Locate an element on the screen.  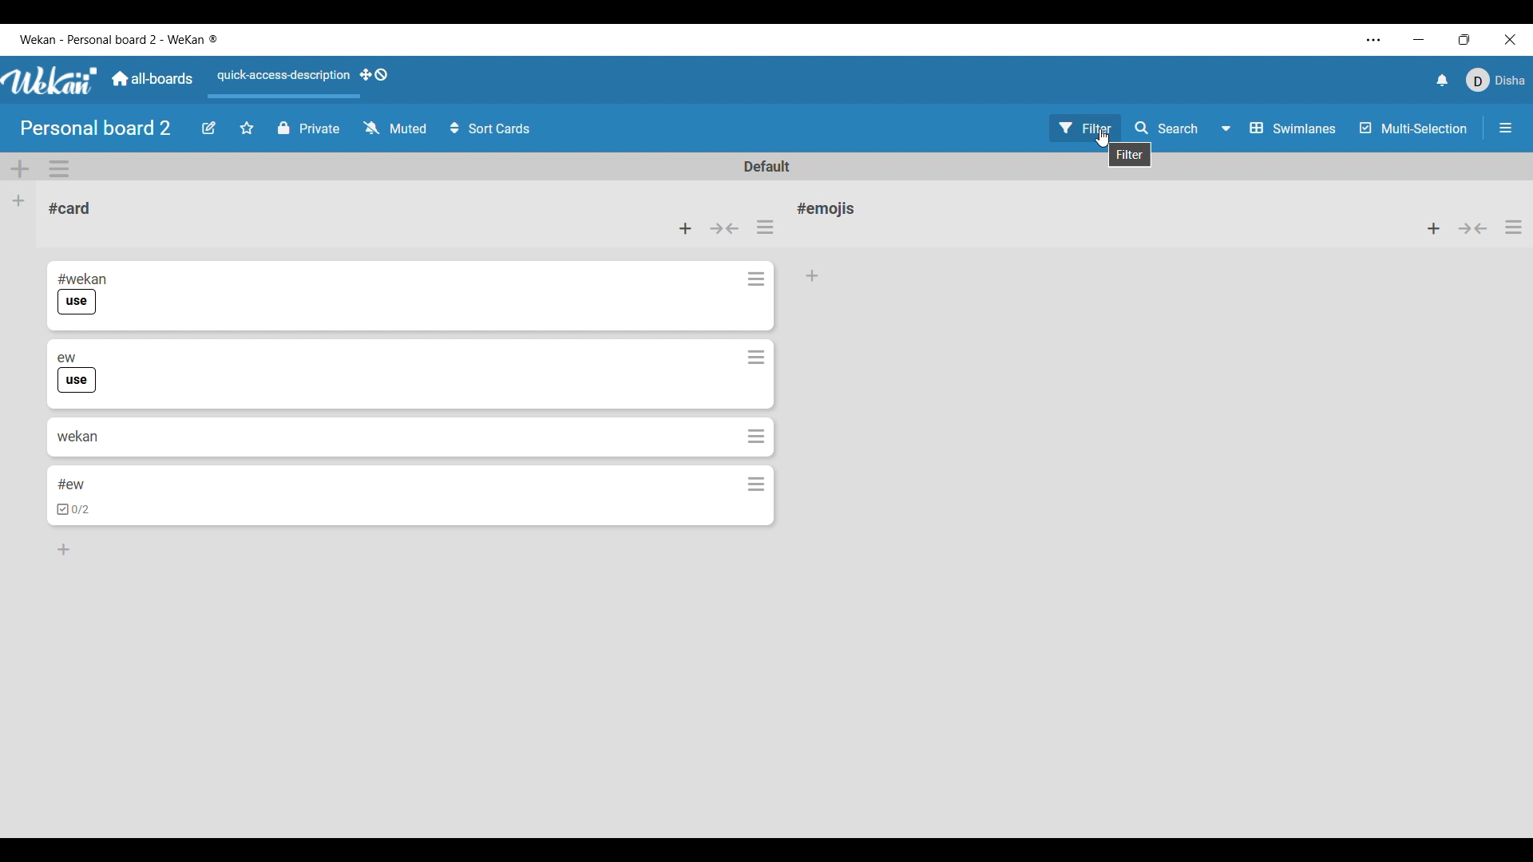
use is located at coordinates (77, 302).